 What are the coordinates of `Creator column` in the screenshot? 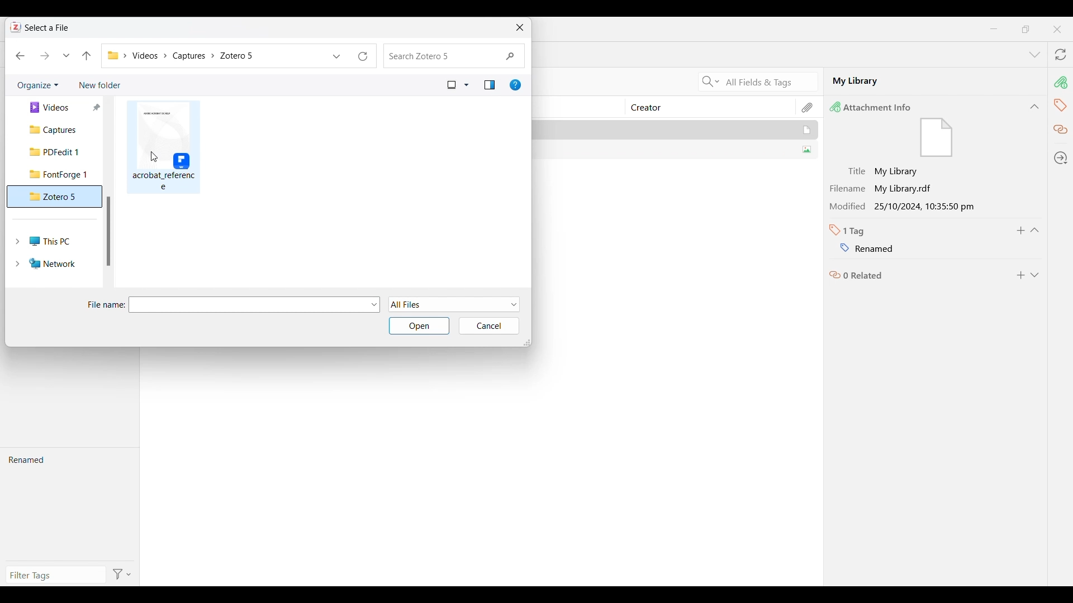 It's located at (701, 107).